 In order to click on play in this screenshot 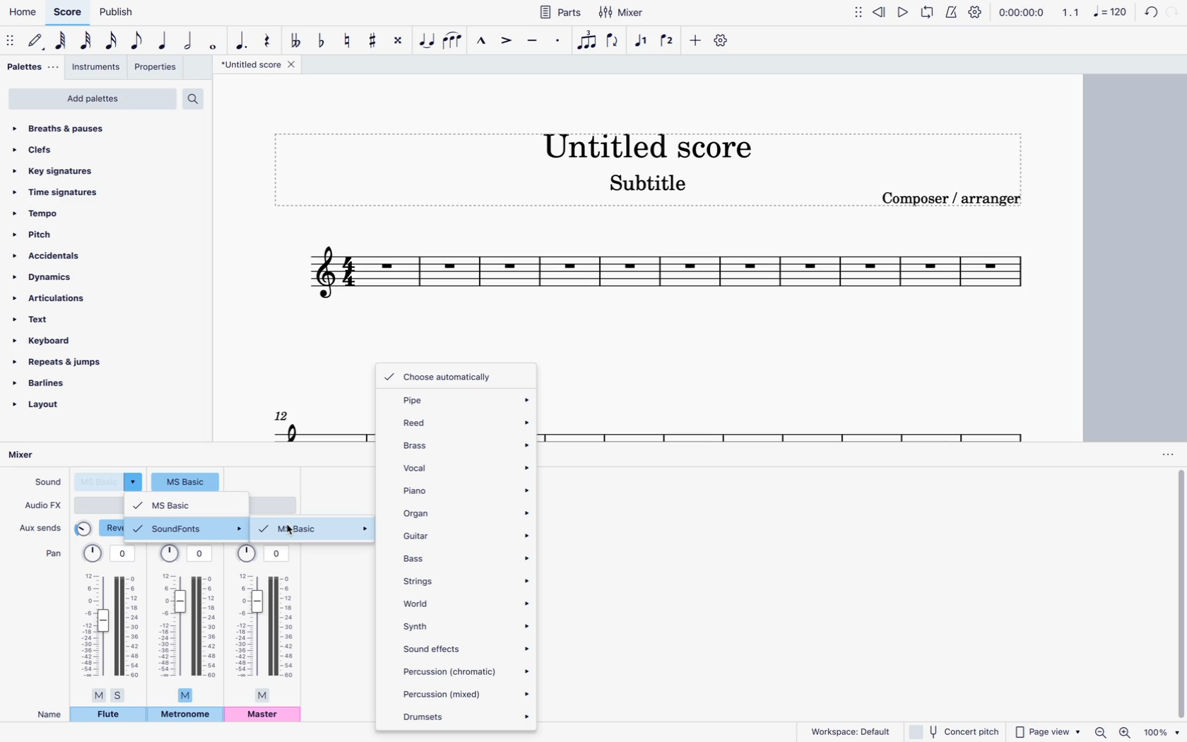, I will do `click(904, 11)`.